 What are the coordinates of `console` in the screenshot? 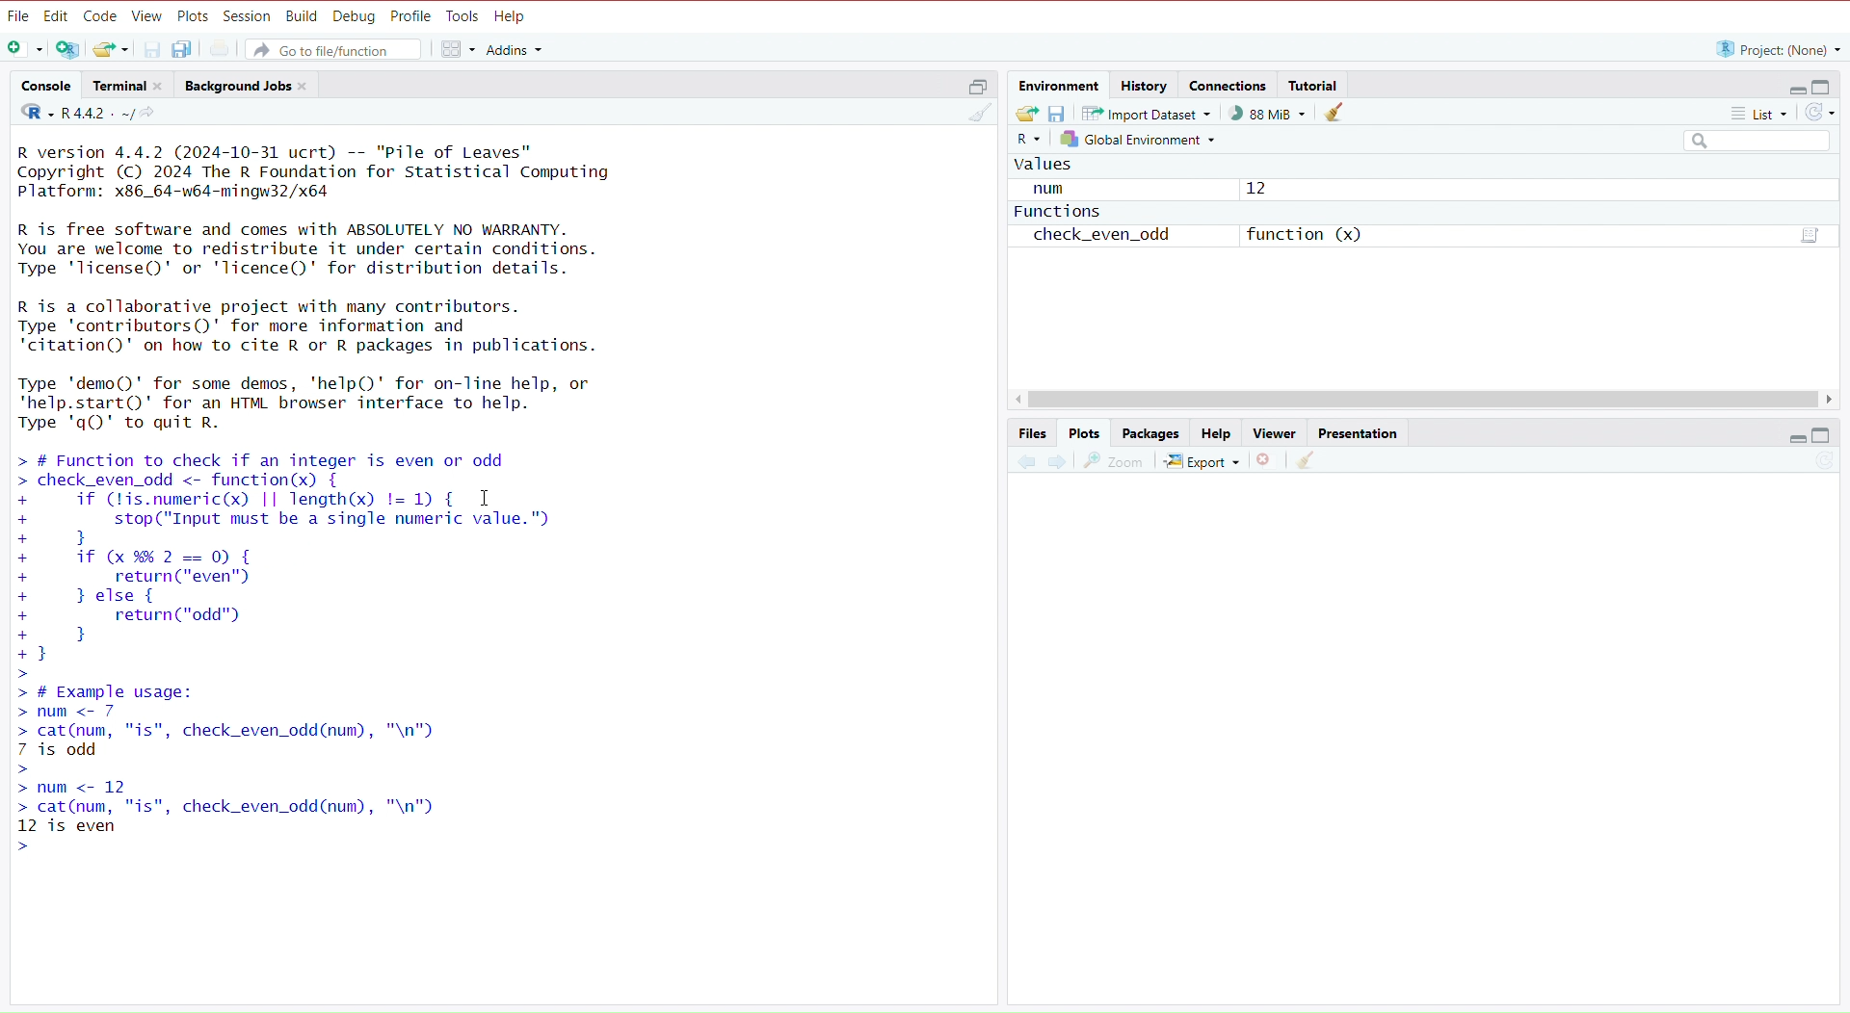 It's located at (45, 86).